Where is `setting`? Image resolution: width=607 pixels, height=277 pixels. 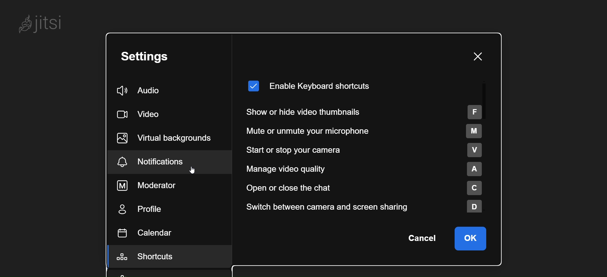
setting is located at coordinates (148, 58).